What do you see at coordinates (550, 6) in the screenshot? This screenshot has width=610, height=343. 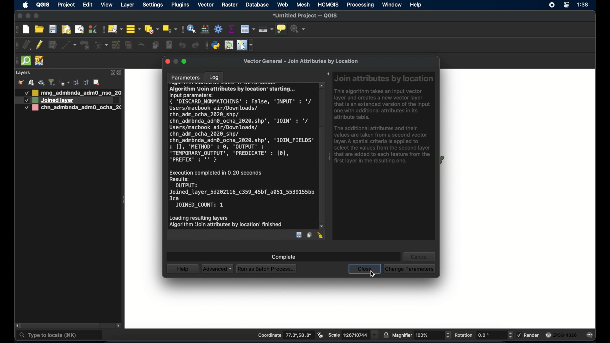 I see `control center` at bounding box center [550, 6].